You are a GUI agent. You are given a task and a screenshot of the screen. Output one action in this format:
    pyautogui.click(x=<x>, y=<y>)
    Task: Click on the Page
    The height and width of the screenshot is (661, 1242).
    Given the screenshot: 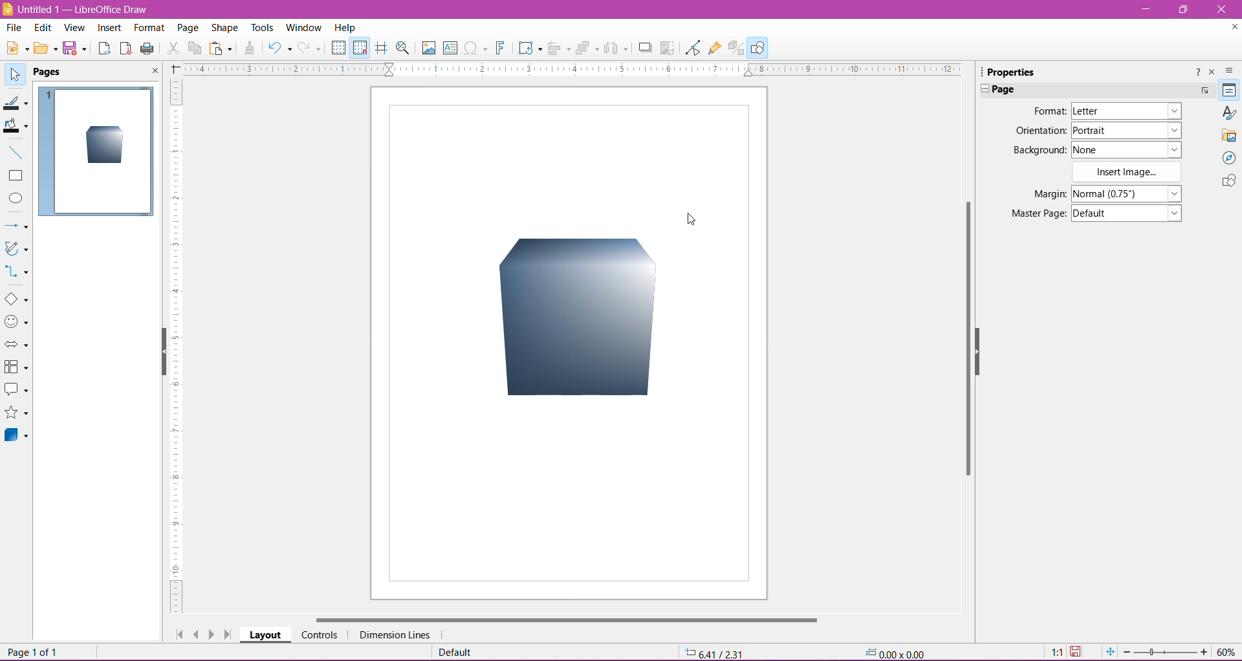 What is the action you would take?
    pyautogui.click(x=55, y=72)
    